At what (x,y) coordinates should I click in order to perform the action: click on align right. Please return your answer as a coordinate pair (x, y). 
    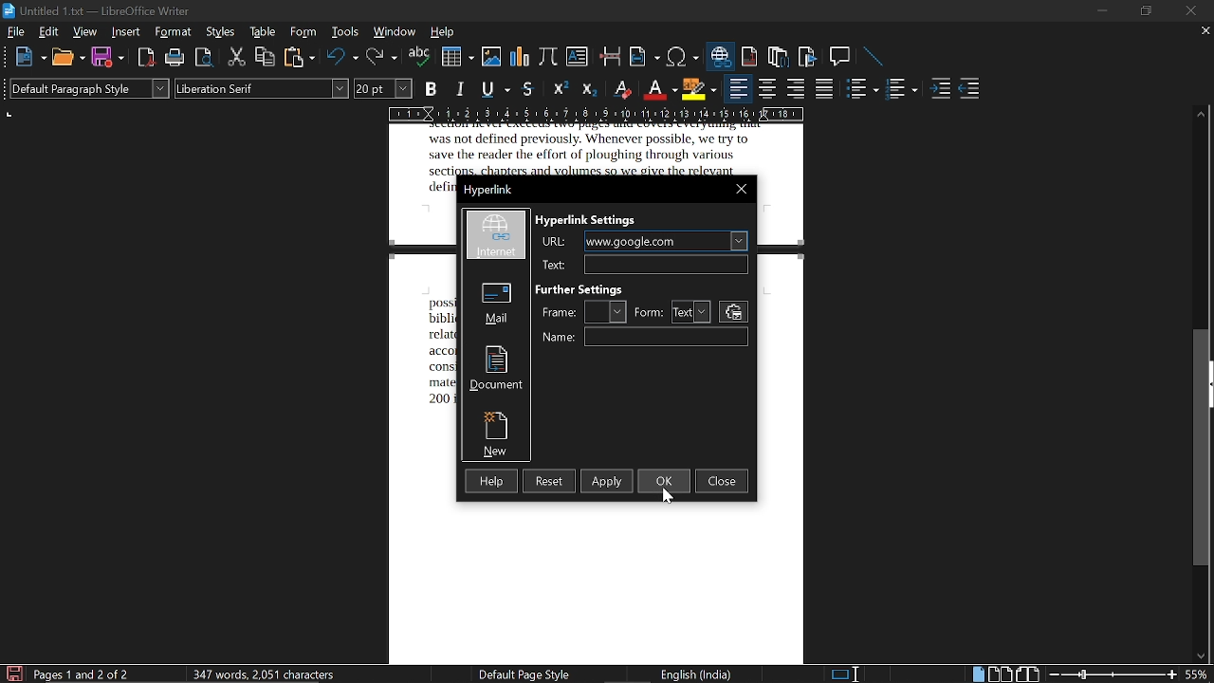
    Looking at the image, I should click on (796, 90).